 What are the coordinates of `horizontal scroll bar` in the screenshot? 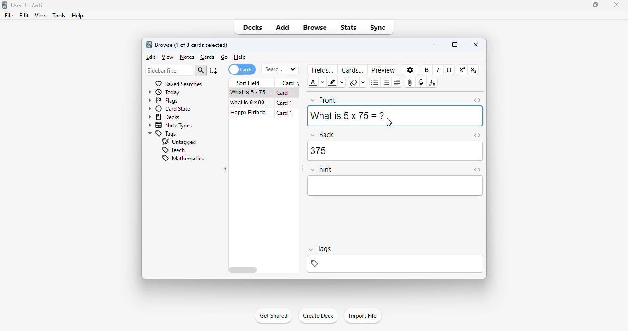 It's located at (243, 270).